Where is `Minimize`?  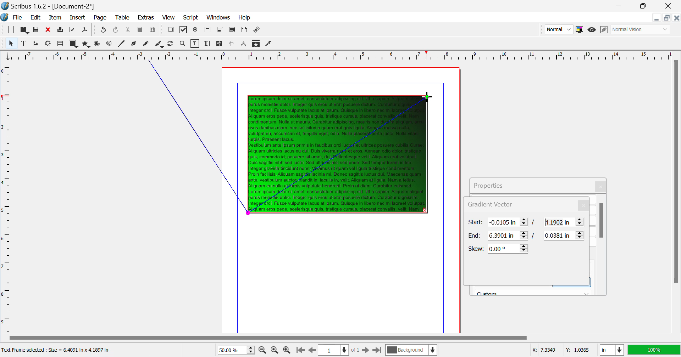
Minimize is located at coordinates (645, 6).